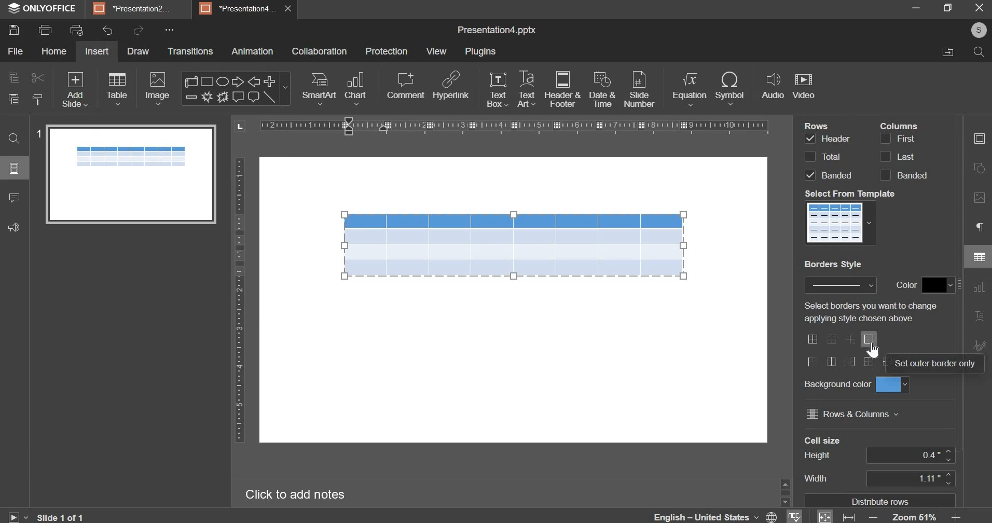  Describe the element at coordinates (108, 30) in the screenshot. I see `undo` at that location.